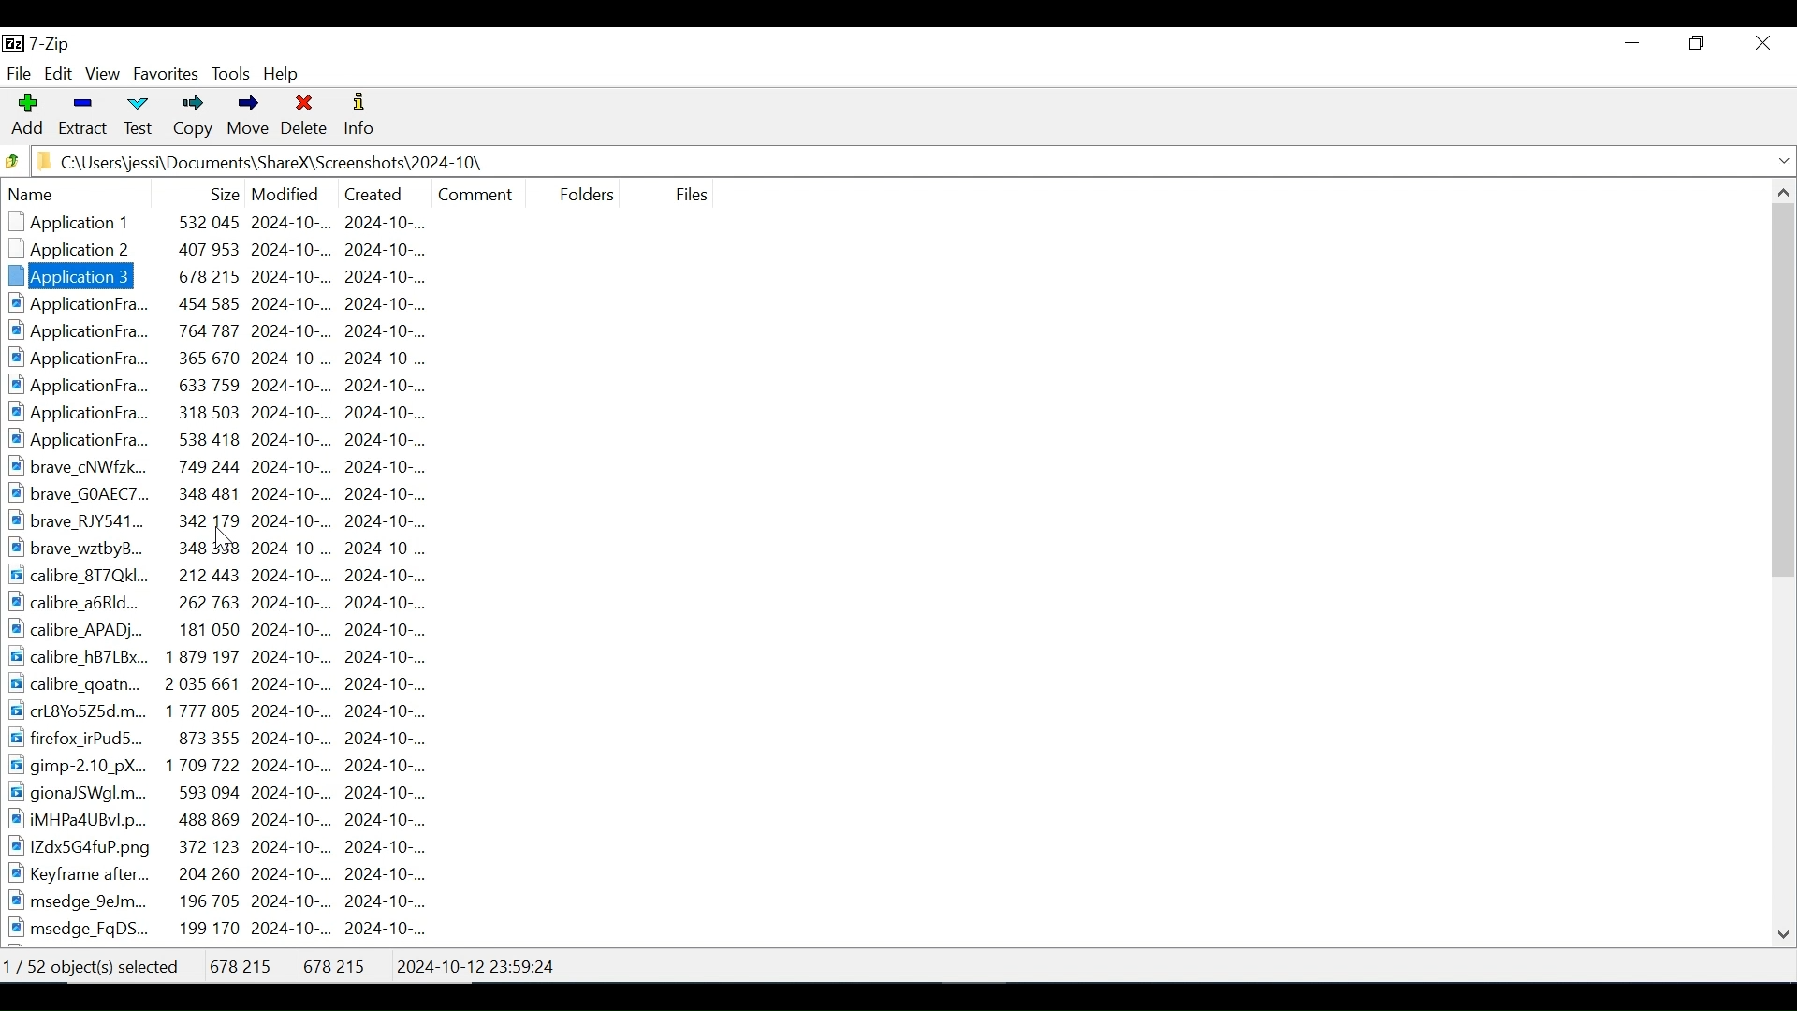 The width and height of the screenshot is (1797, 1011). I want to click on  Application2 ~~ 407 953 2024-10-... 2024-10-..., so click(233, 252).